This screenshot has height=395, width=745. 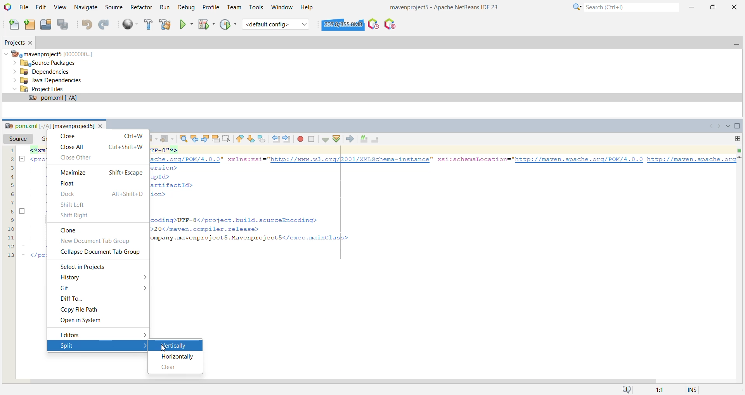 What do you see at coordinates (183, 139) in the screenshot?
I see `Find Selection` at bounding box center [183, 139].